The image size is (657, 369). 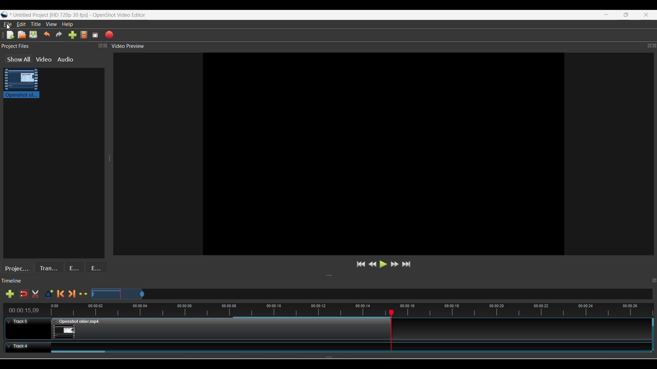 What do you see at coordinates (28, 328) in the screenshot?
I see `Track Header for track 5` at bounding box center [28, 328].